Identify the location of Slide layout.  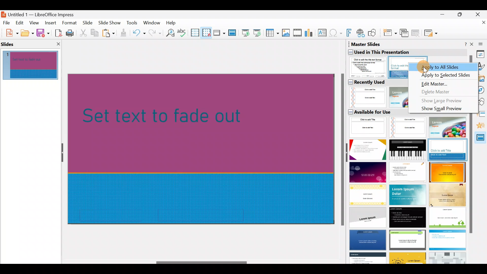
(431, 33).